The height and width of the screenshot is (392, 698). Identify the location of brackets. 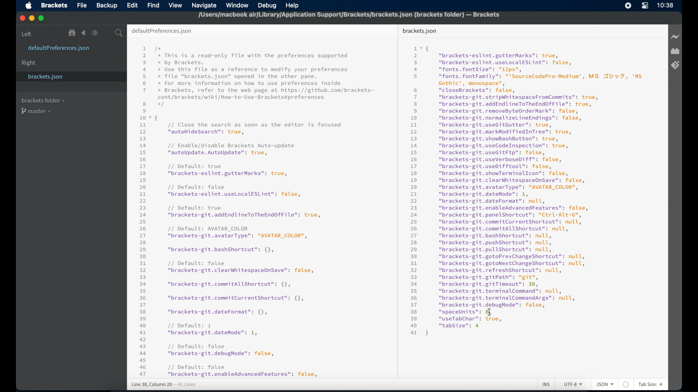
(55, 5).